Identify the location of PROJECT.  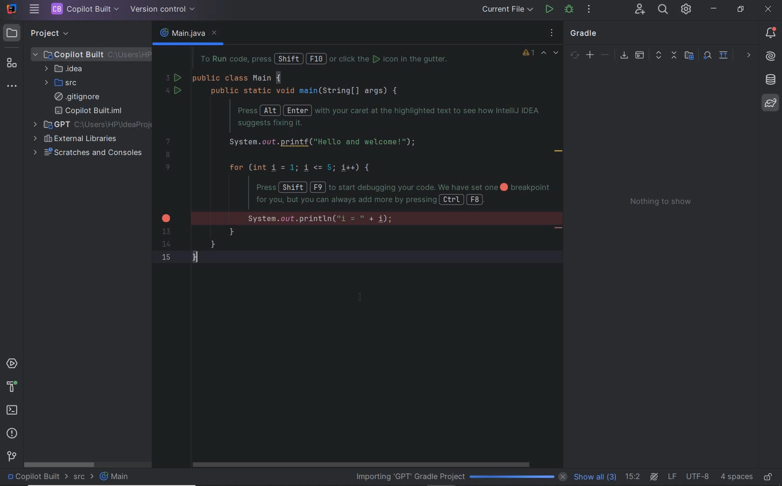
(41, 33).